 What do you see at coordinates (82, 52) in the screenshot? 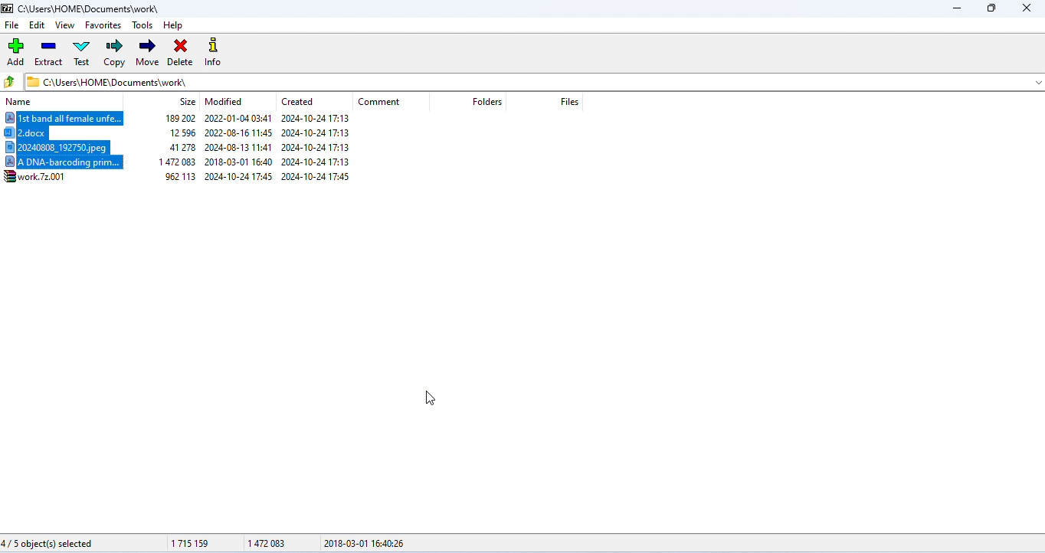
I see `test` at bounding box center [82, 52].